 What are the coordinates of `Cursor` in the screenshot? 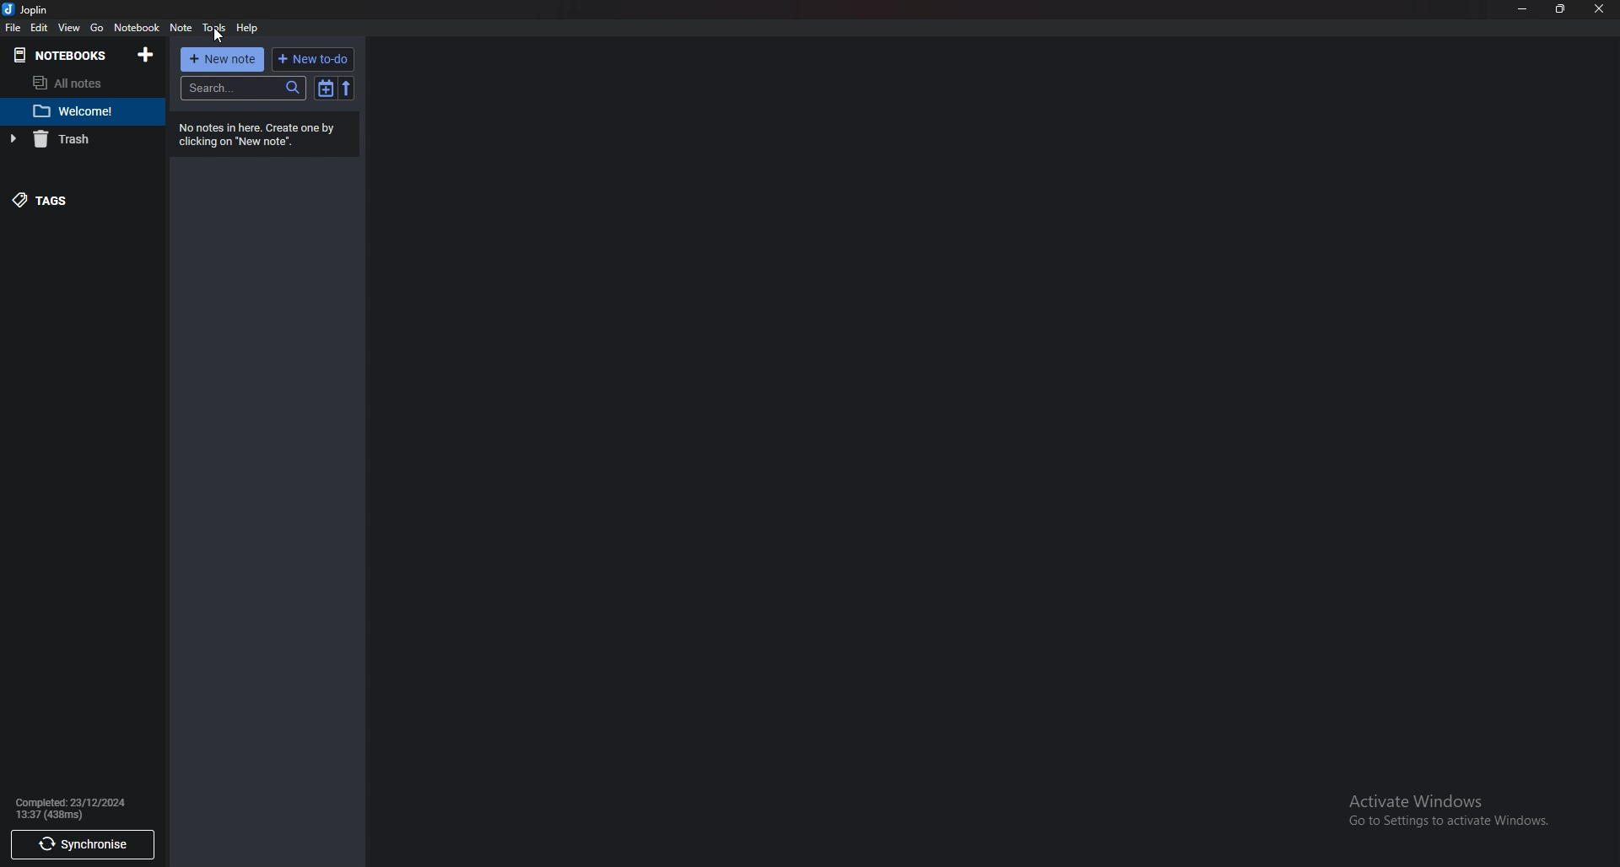 It's located at (215, 39).